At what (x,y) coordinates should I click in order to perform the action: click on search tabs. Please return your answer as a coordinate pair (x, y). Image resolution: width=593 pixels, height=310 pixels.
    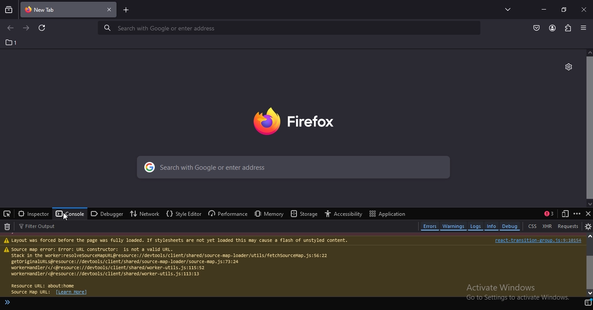
    Looking at the image, I should click on (9, 9).